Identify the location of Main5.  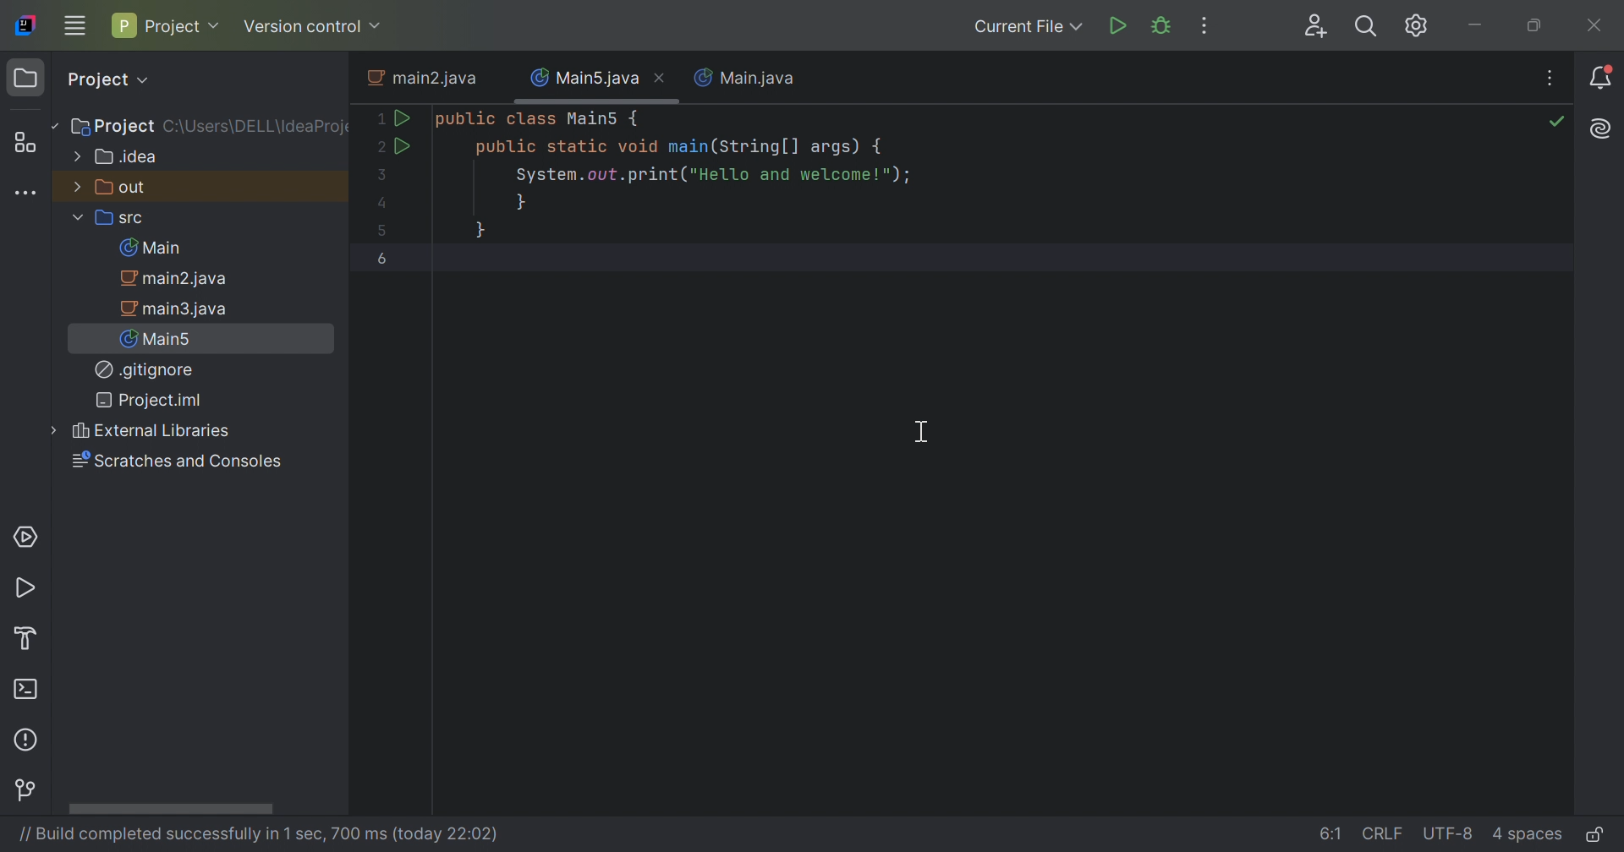
(161, 338).